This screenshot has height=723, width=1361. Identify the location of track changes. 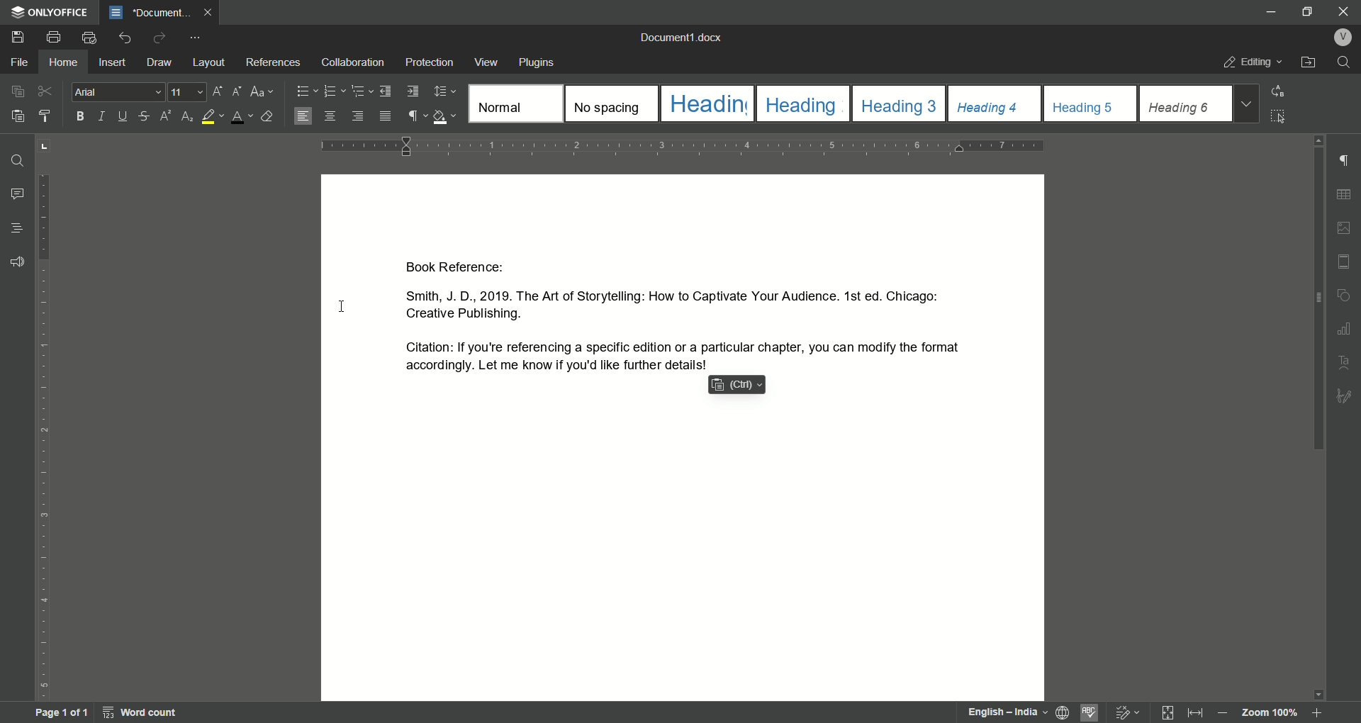
(1124, 711).